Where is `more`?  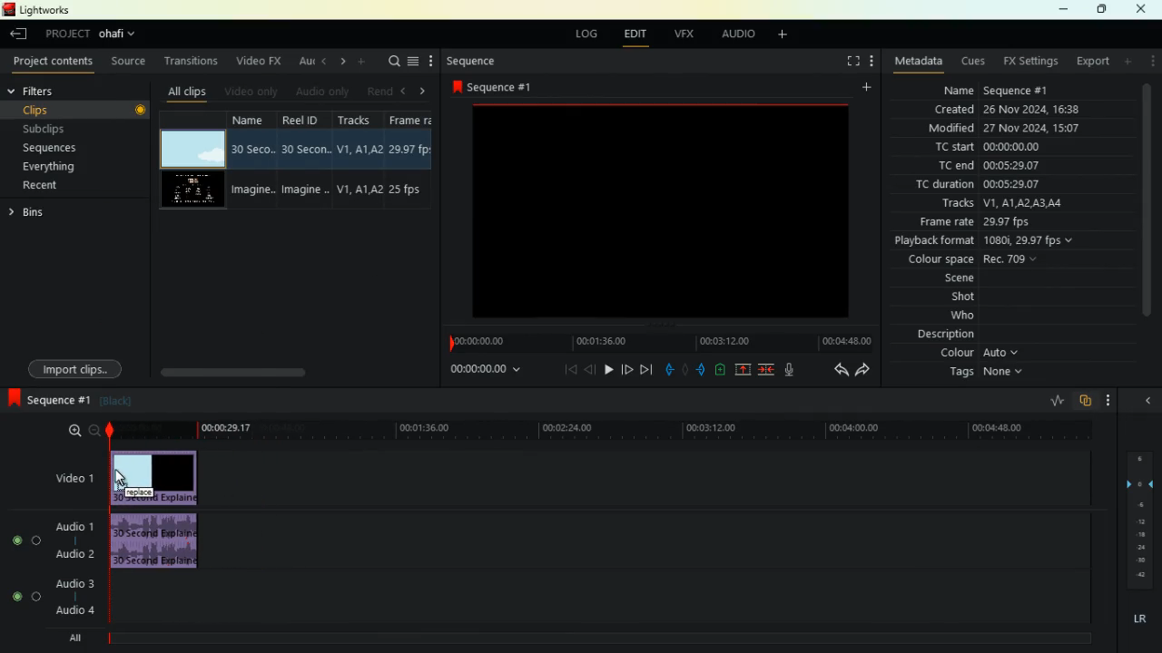 more is located at coordinates (432, 61).